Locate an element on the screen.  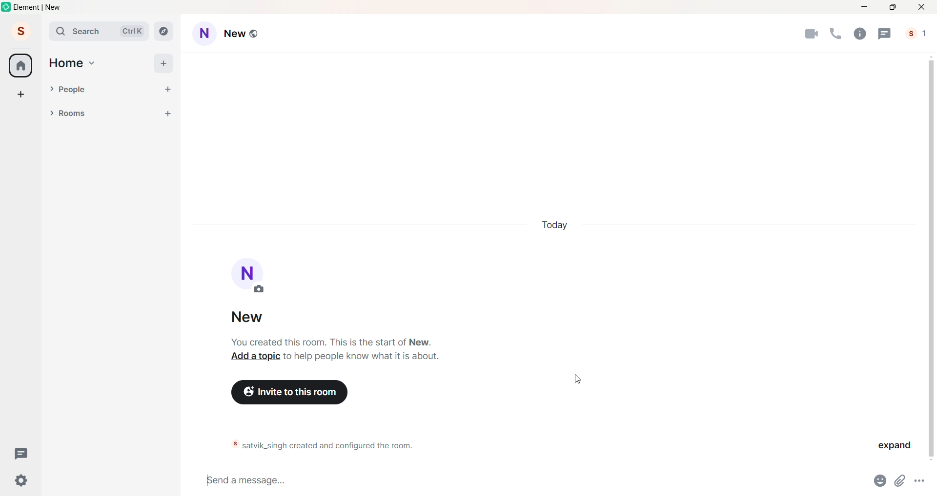
Home Drop Down is located at coordinates (92, 63).